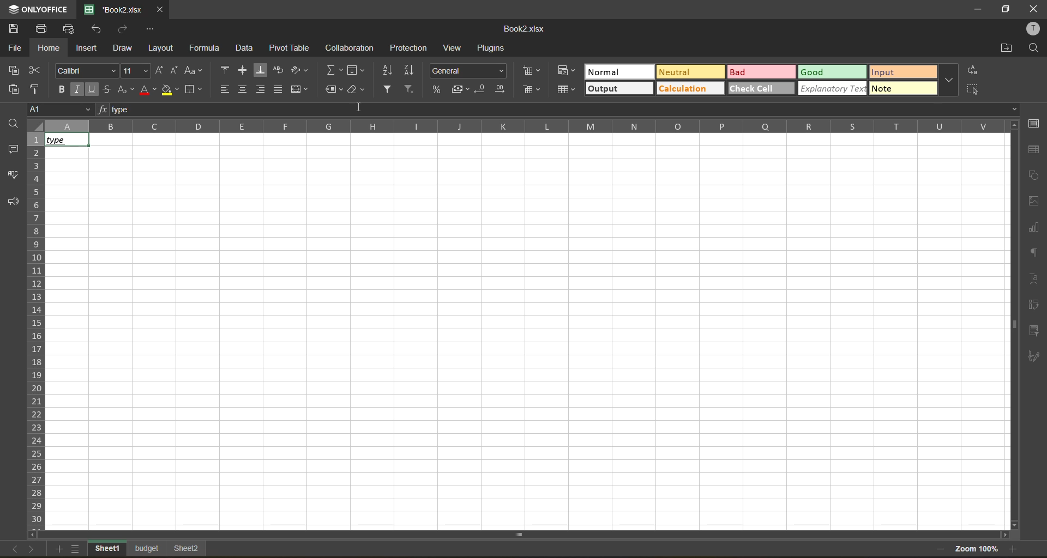 Image resolution: width=1047 pixels, height=558 pixels. I want to click on accounting, so click(462, 89).